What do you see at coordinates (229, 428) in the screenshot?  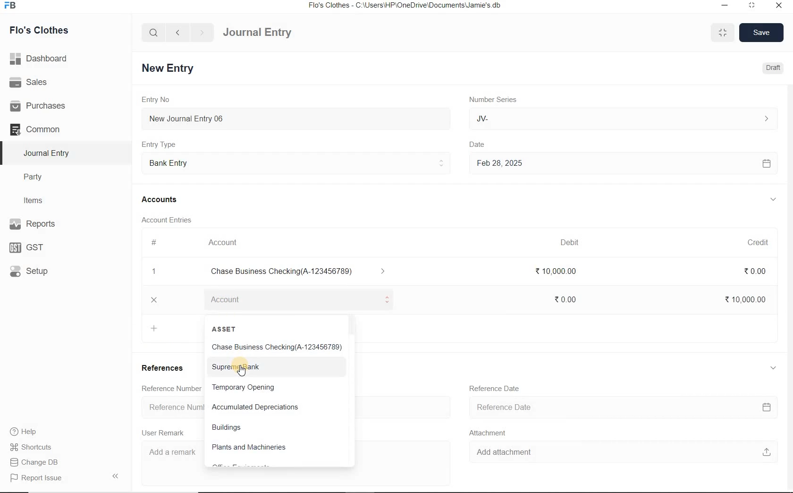 I see `Buildings` at bounding box center [229, 428].